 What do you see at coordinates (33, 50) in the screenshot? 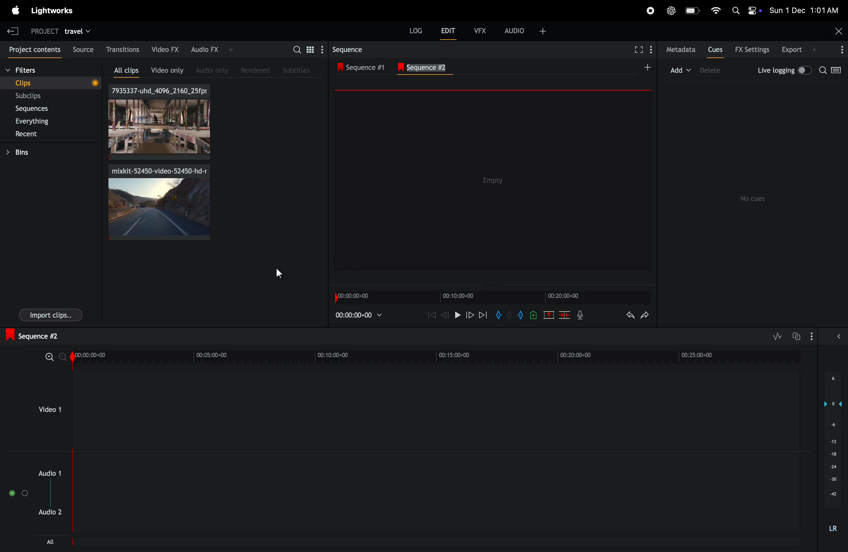
I see `project contents` at bounding box center [33, 50].